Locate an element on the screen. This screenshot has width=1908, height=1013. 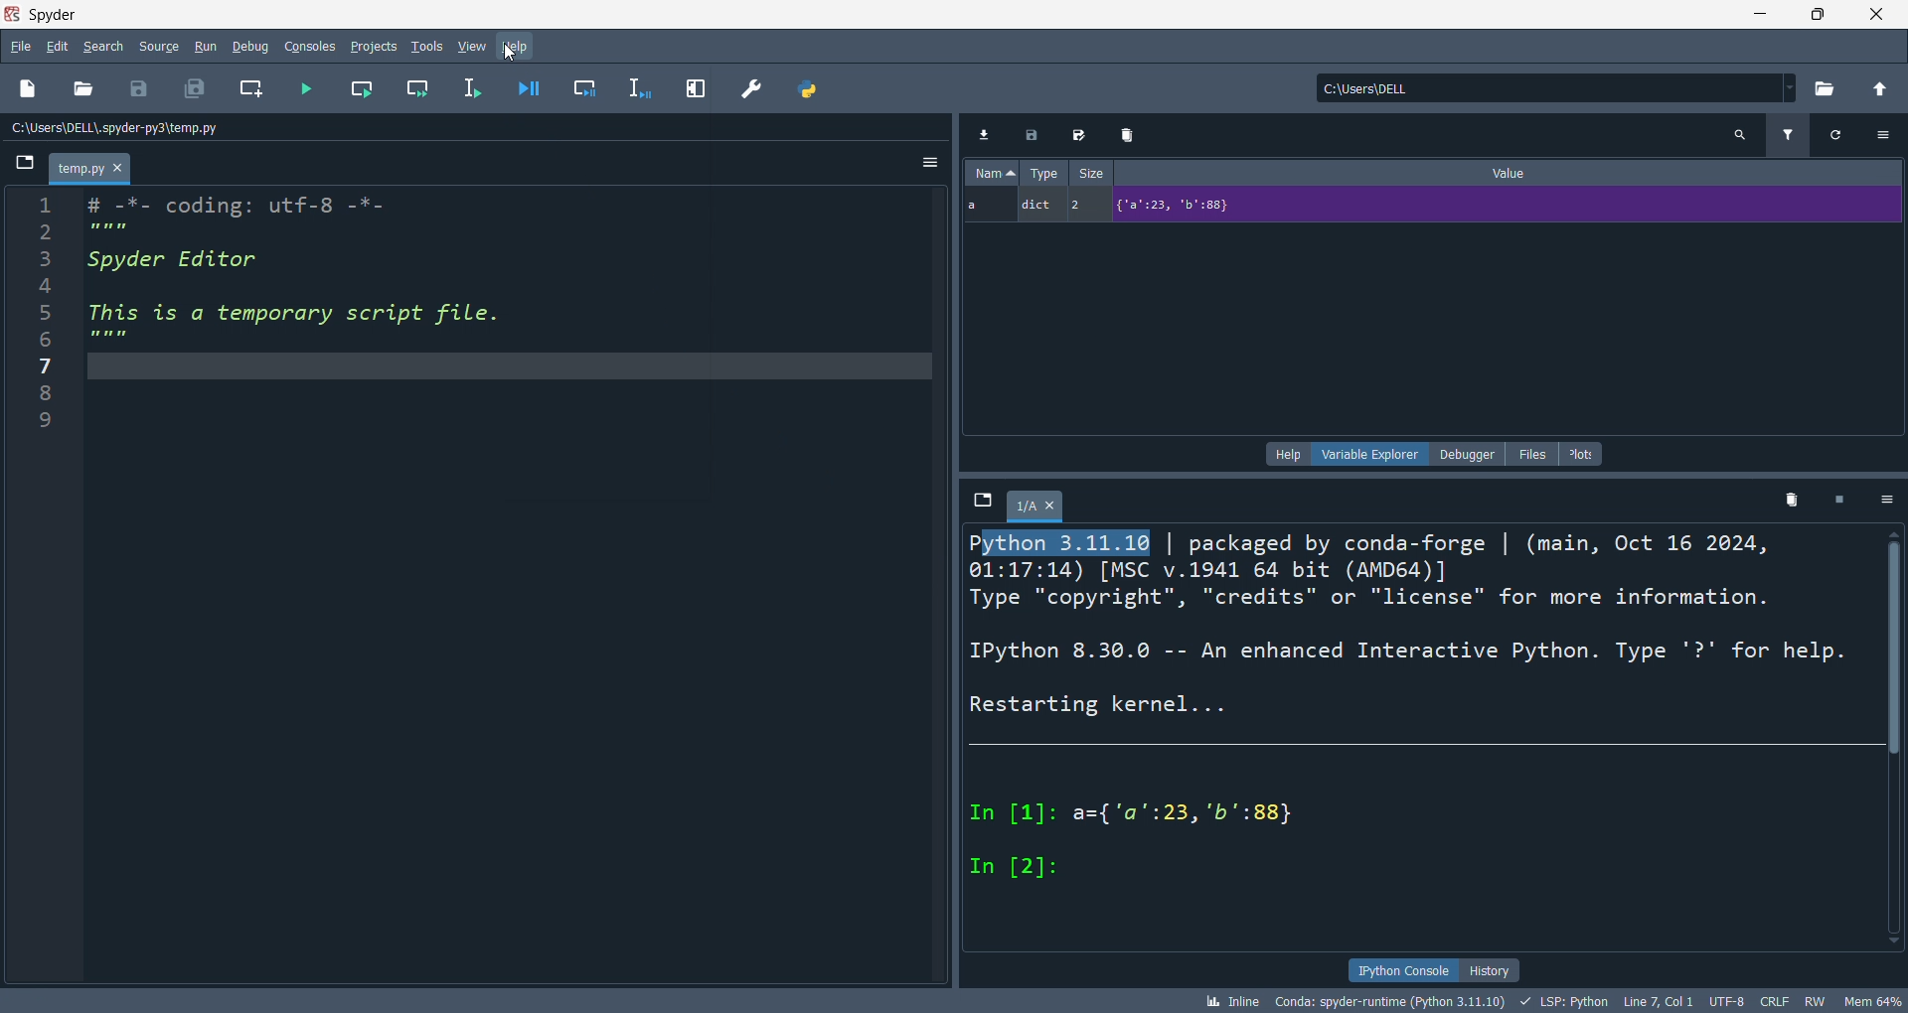
source is located at coordinates (159, 48).